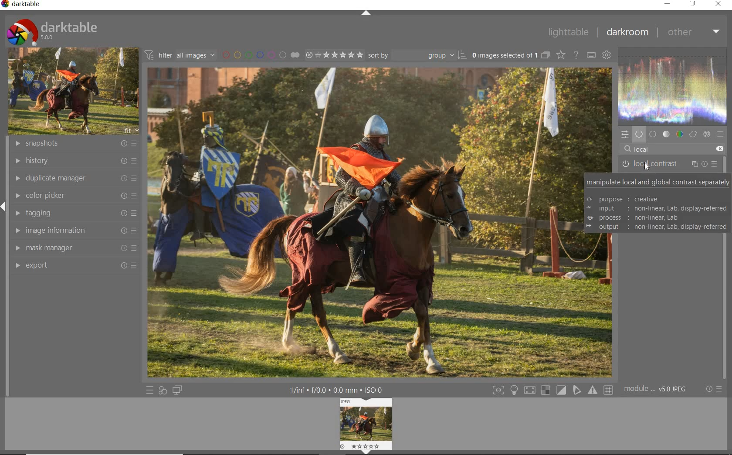  I want to click on presets, so click(720, 135).